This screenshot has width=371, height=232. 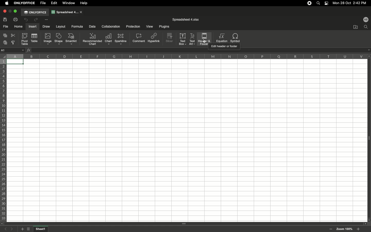 What do you see at coordinates (48, 39) in the screenshot?
I see `Image` at bounding box center [48, 39].